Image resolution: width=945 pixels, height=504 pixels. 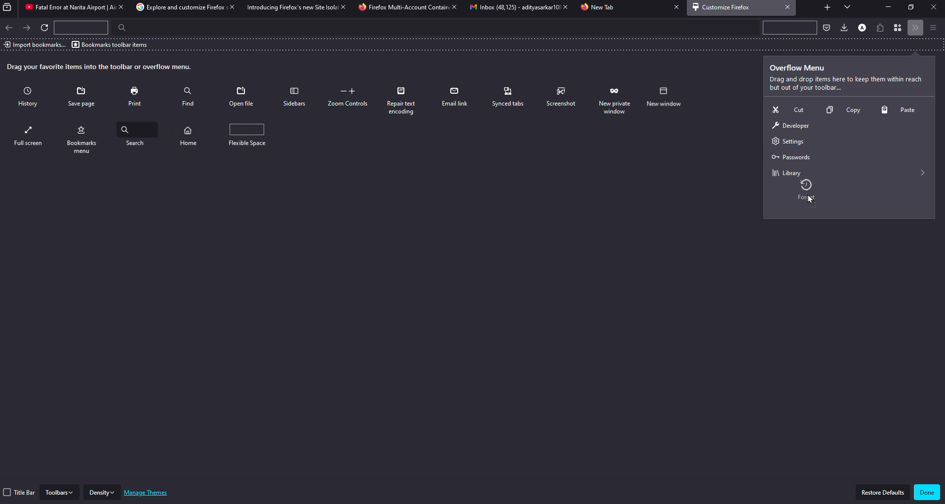 I want to click on email link, so click(x=456, y=97).